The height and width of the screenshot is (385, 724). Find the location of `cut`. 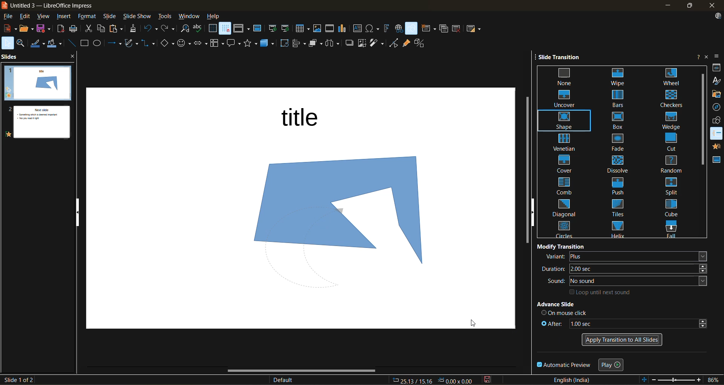

cut is located at coordinates (90, 29).